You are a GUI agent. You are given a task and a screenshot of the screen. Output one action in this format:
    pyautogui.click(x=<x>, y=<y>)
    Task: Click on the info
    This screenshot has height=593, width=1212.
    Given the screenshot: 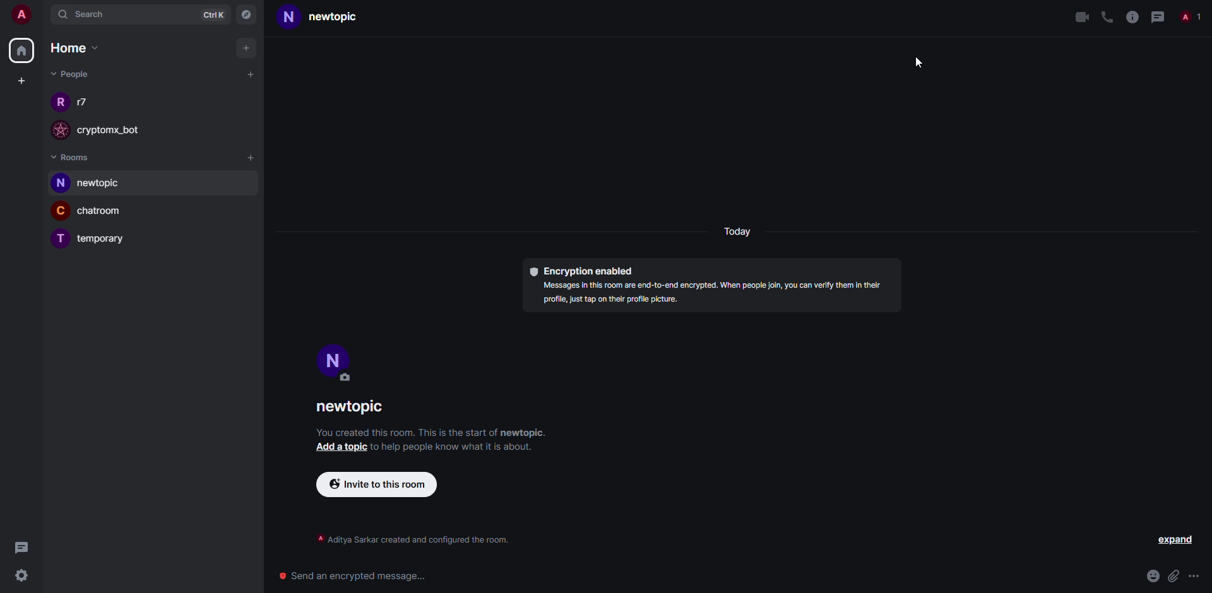 What is the action you would take?
    pyautogui.click(x=413, y=541)
    